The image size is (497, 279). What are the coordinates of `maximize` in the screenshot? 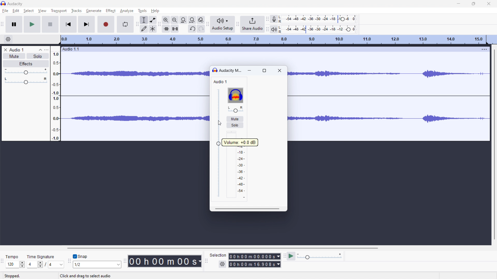 It's located at (265, 71).